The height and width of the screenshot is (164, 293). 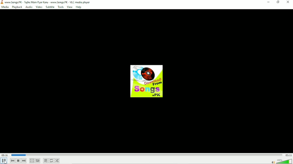 What do you see at coordinates (5, 161) in the screenshot?
I see `Pause` at bounding box center [5, 161].